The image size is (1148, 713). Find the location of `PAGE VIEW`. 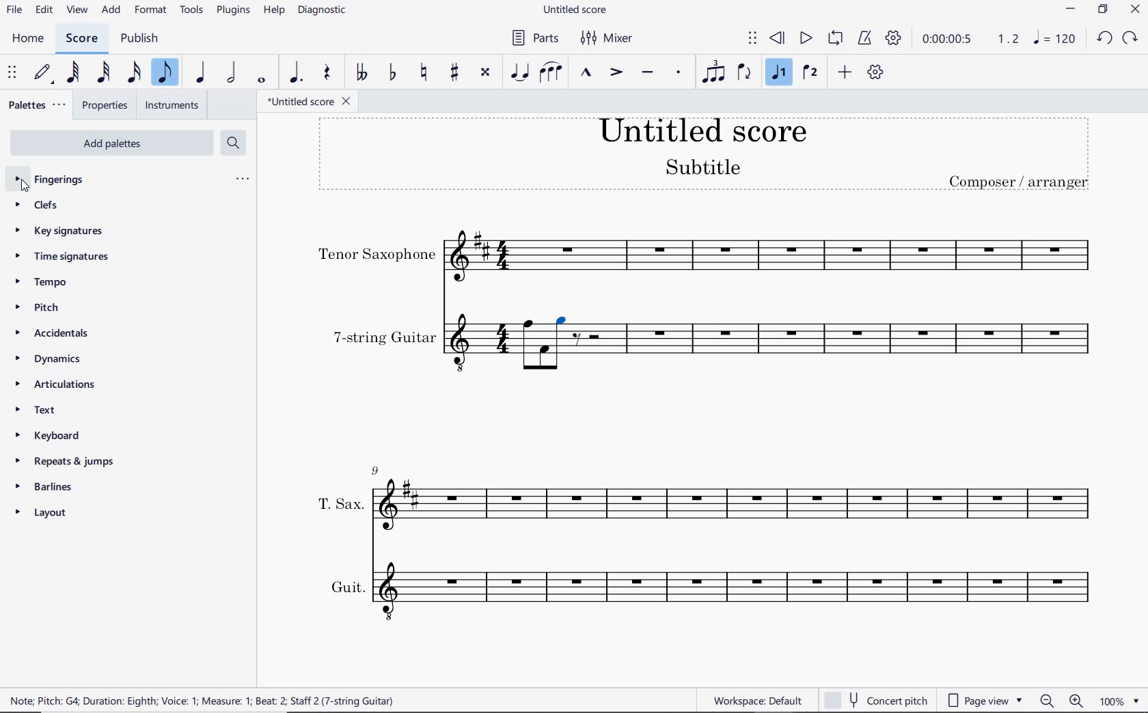

PAGE VIEW is located at coordinates (984, 700).